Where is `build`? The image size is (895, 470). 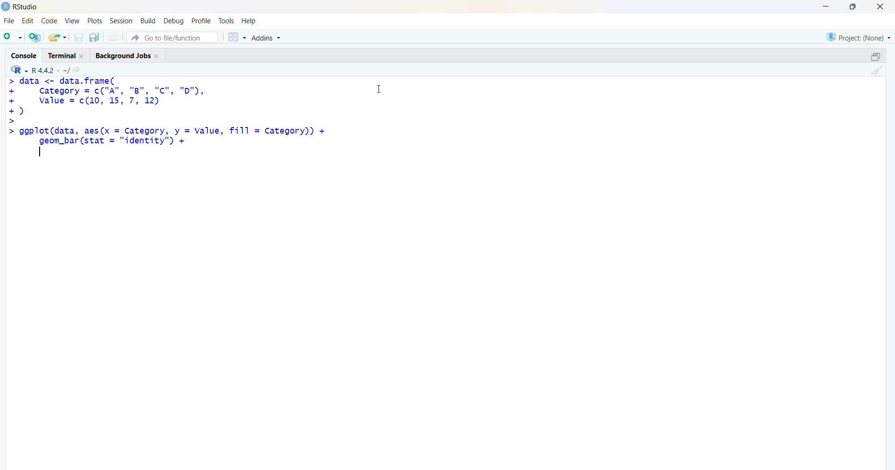 build is located at coordinates (147, 21).